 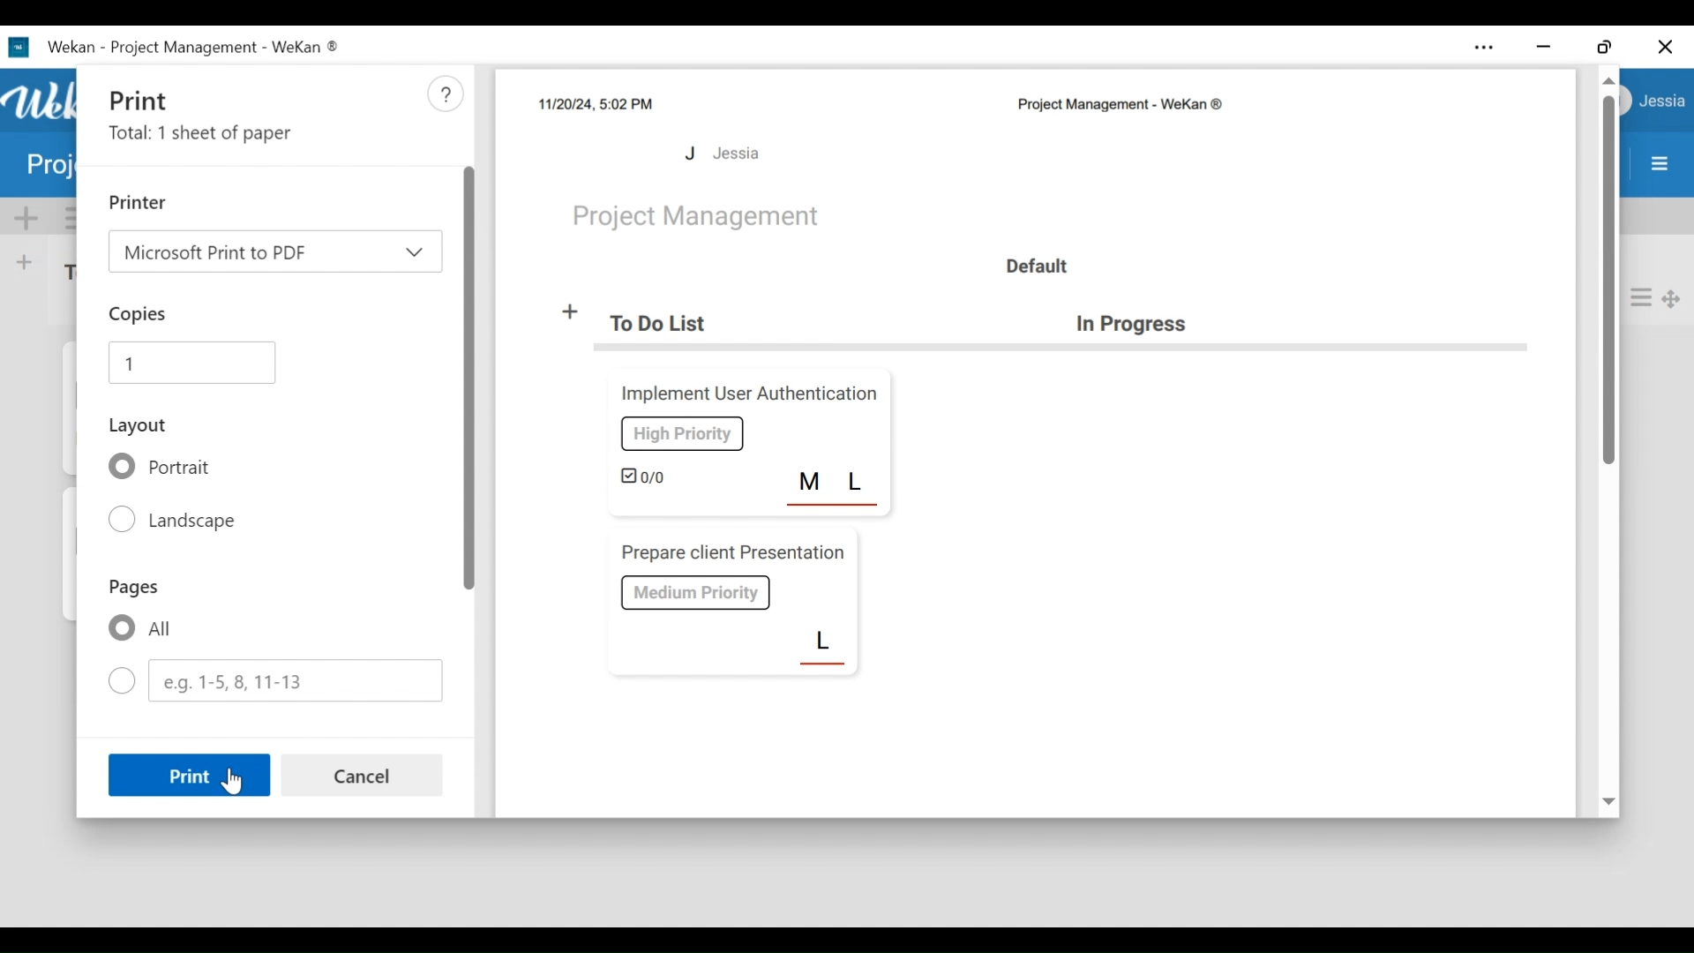 What do you see at coordinates (274, 679) in the screenshot?
I see `un(select) number` at bounding box center [274, 679].